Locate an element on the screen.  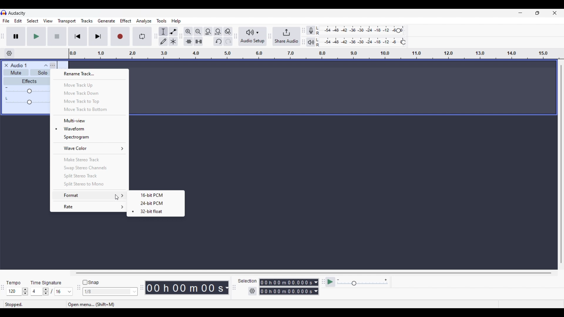
Selection tool is located at coordinates (163, 31).